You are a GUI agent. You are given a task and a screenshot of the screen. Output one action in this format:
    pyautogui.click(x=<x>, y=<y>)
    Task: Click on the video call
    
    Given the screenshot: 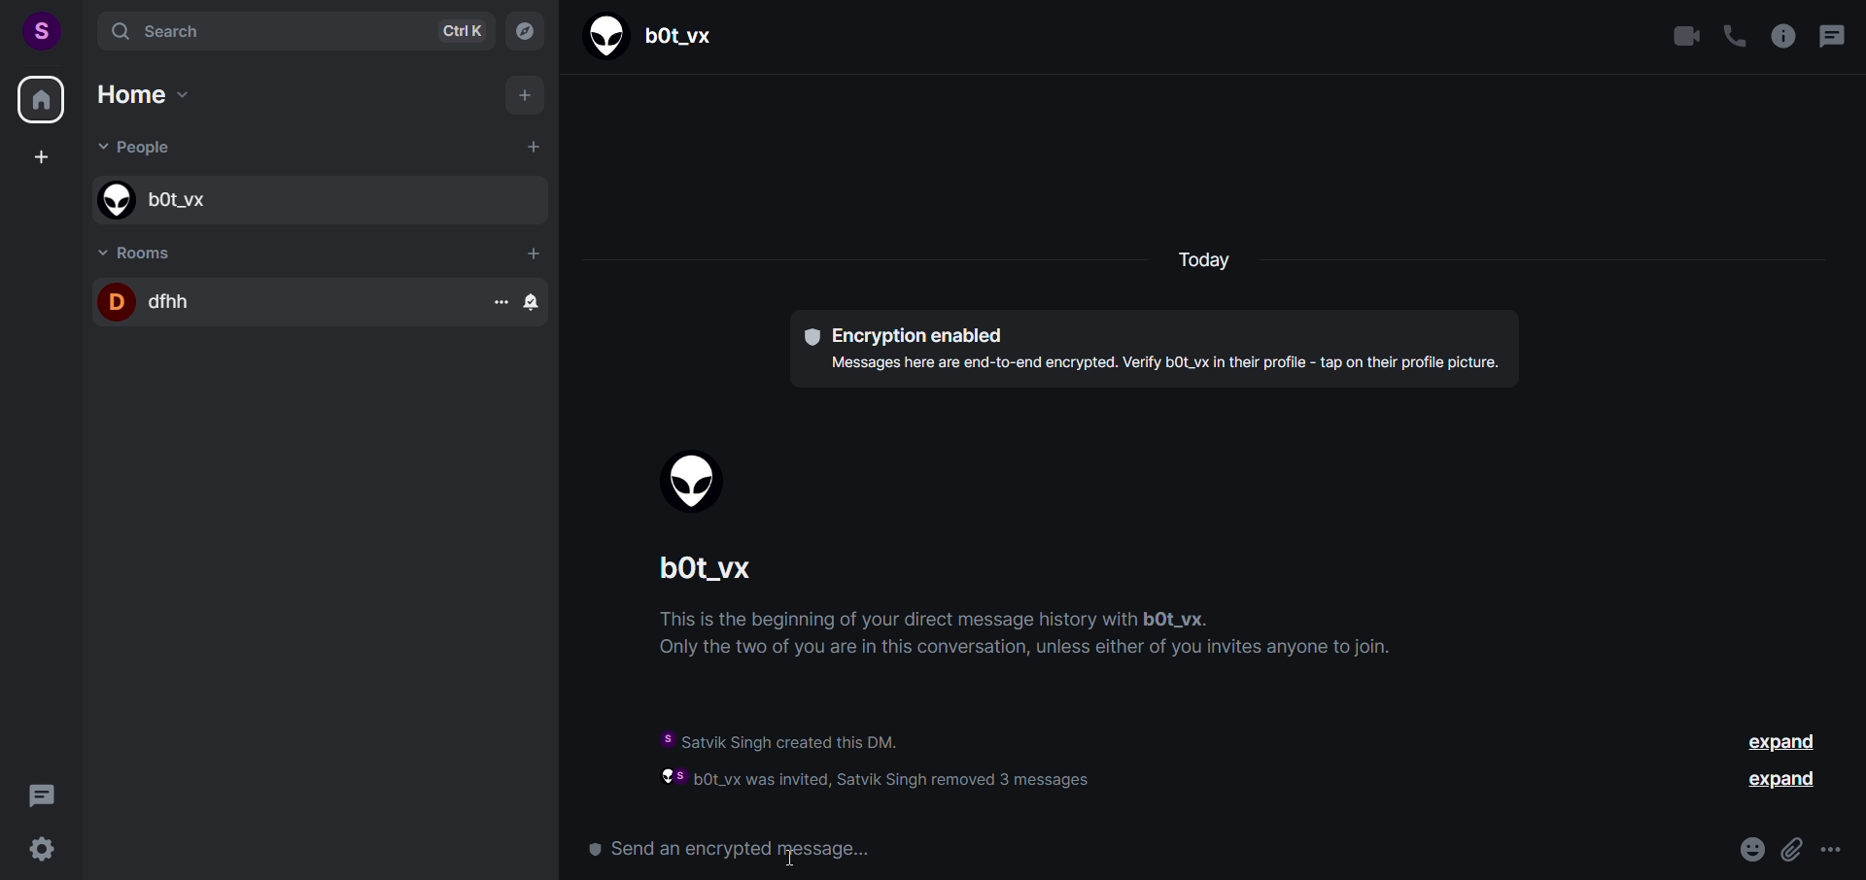 What is the action you would take?
    pyautogui.click(x=1687, y=37)
    